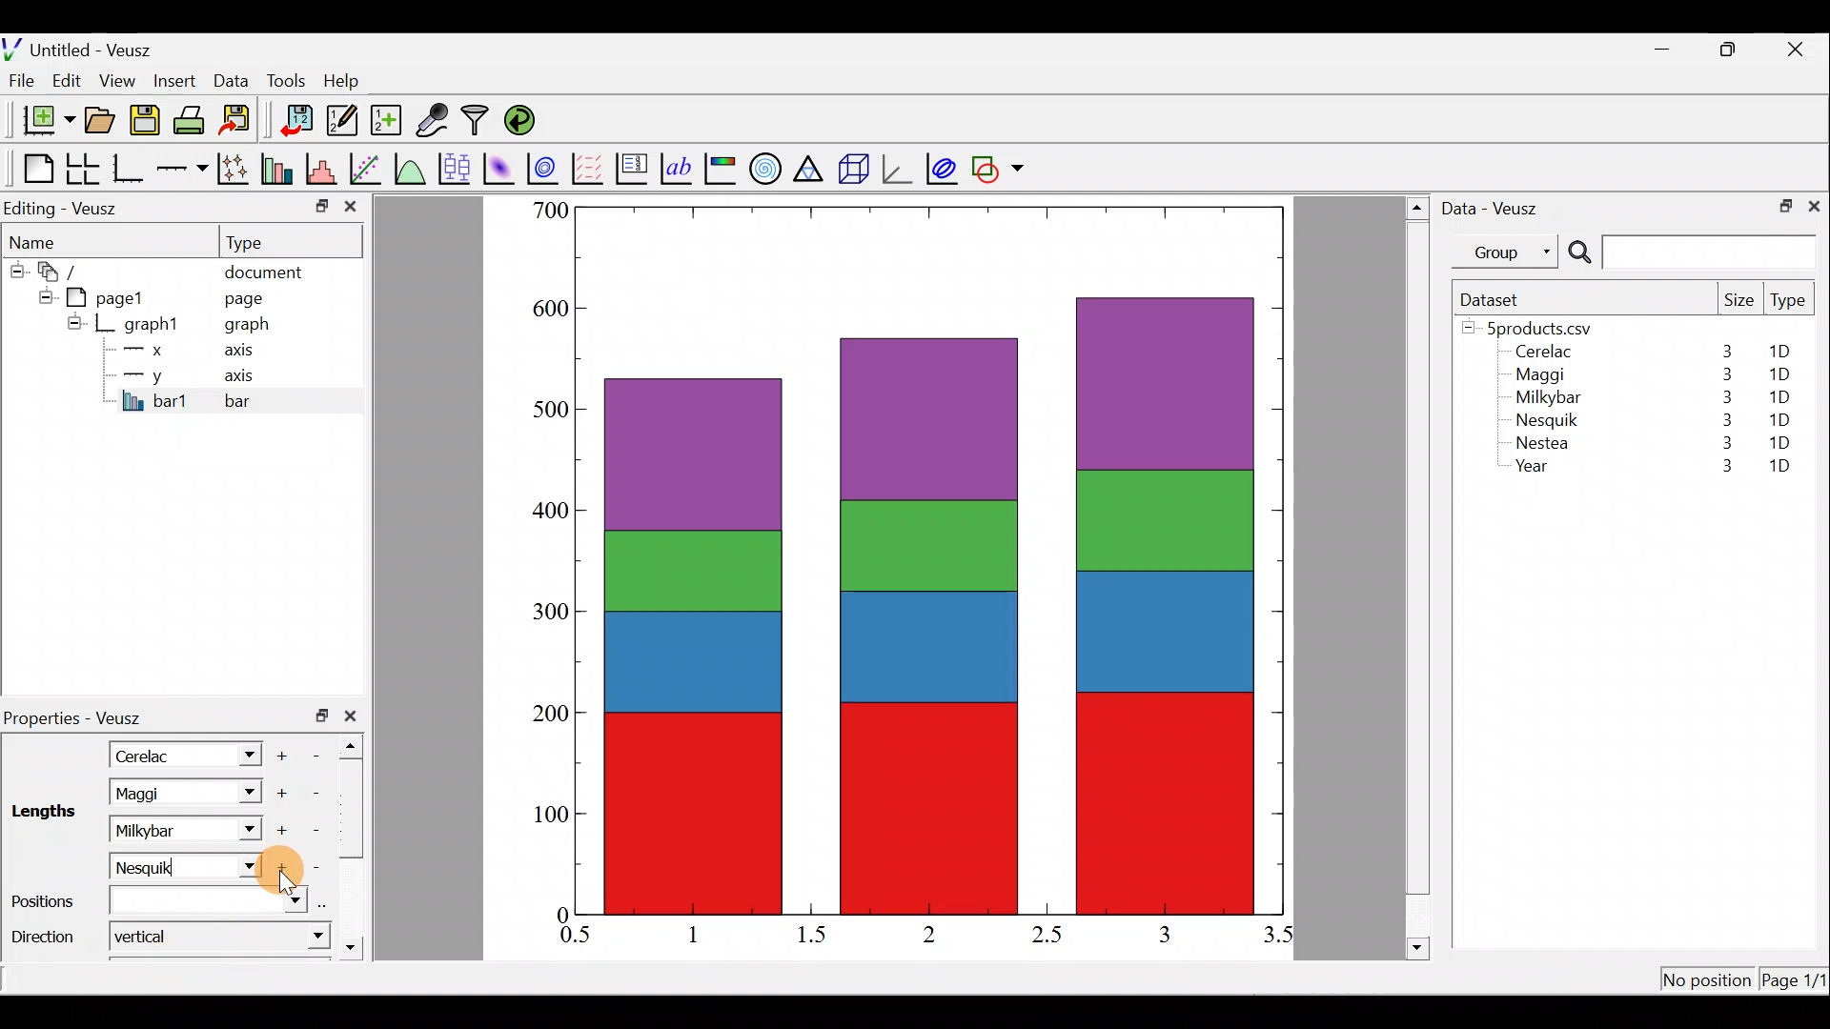  What do you see at coordinates (81, 718) in the screenshot?
I see `Properties - Veusz` at bounding box center [81, 718].